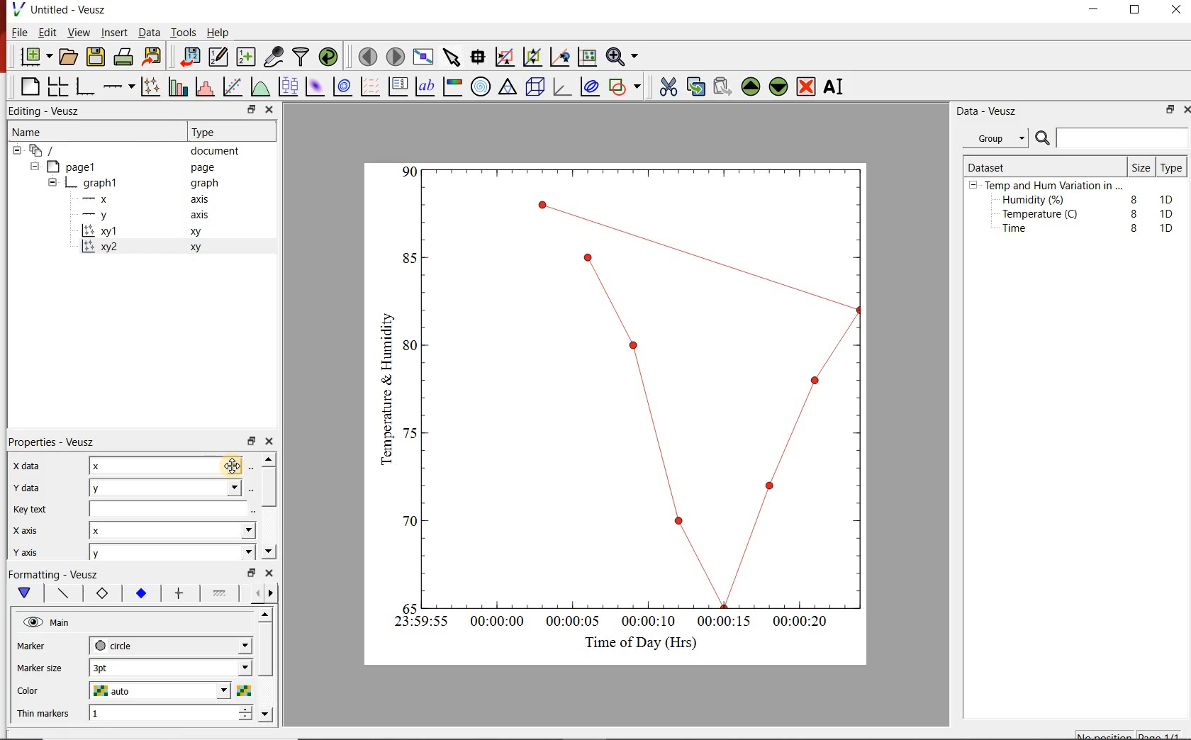  What do you see at coordinates (189, 55) in the screenshot?
I see `import data into Veusz` at bounding box center [189, 55].